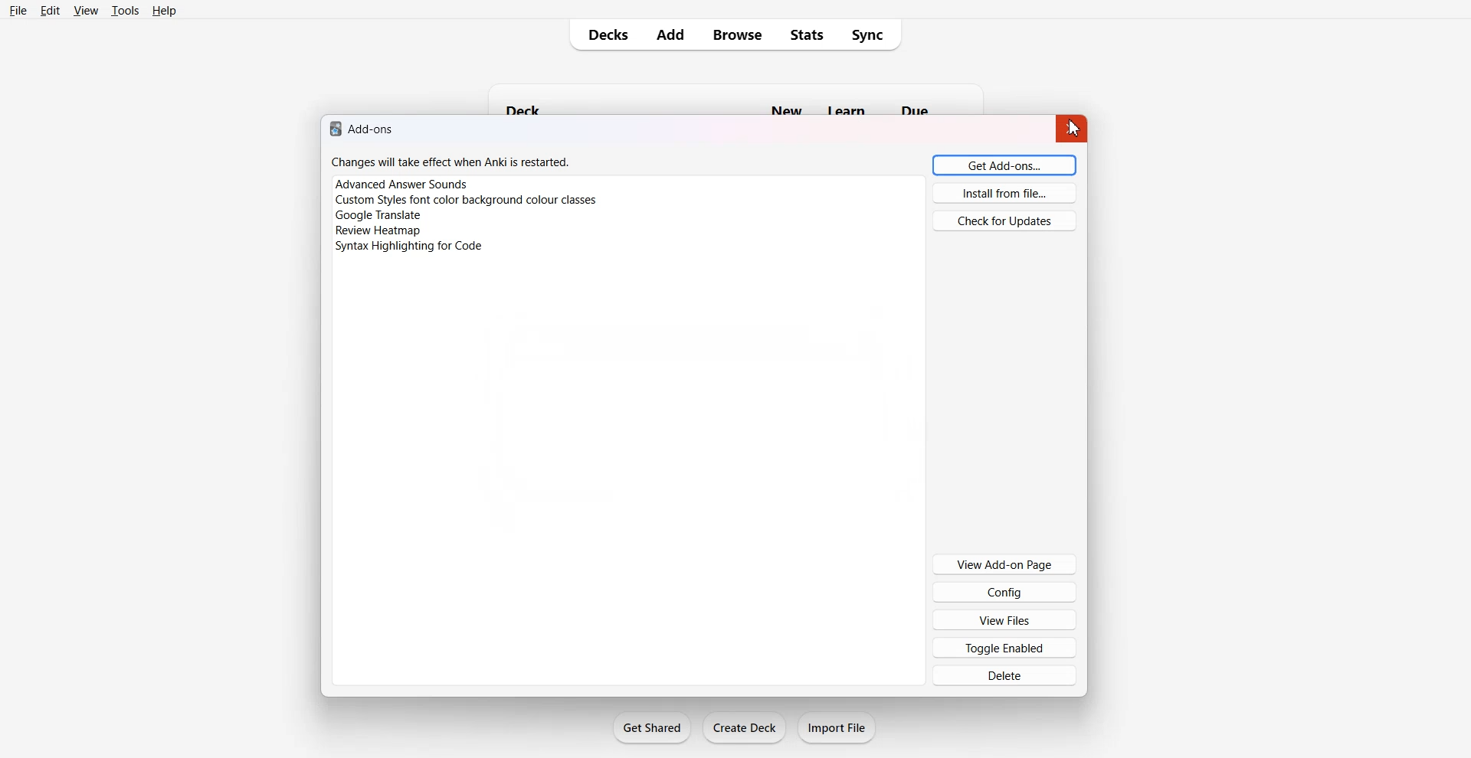 The width and height of the screenshot is (1471, 758). Describe the element at coordinates (1004, 221) in the screenshot. I see `Check for Updates` at that location.